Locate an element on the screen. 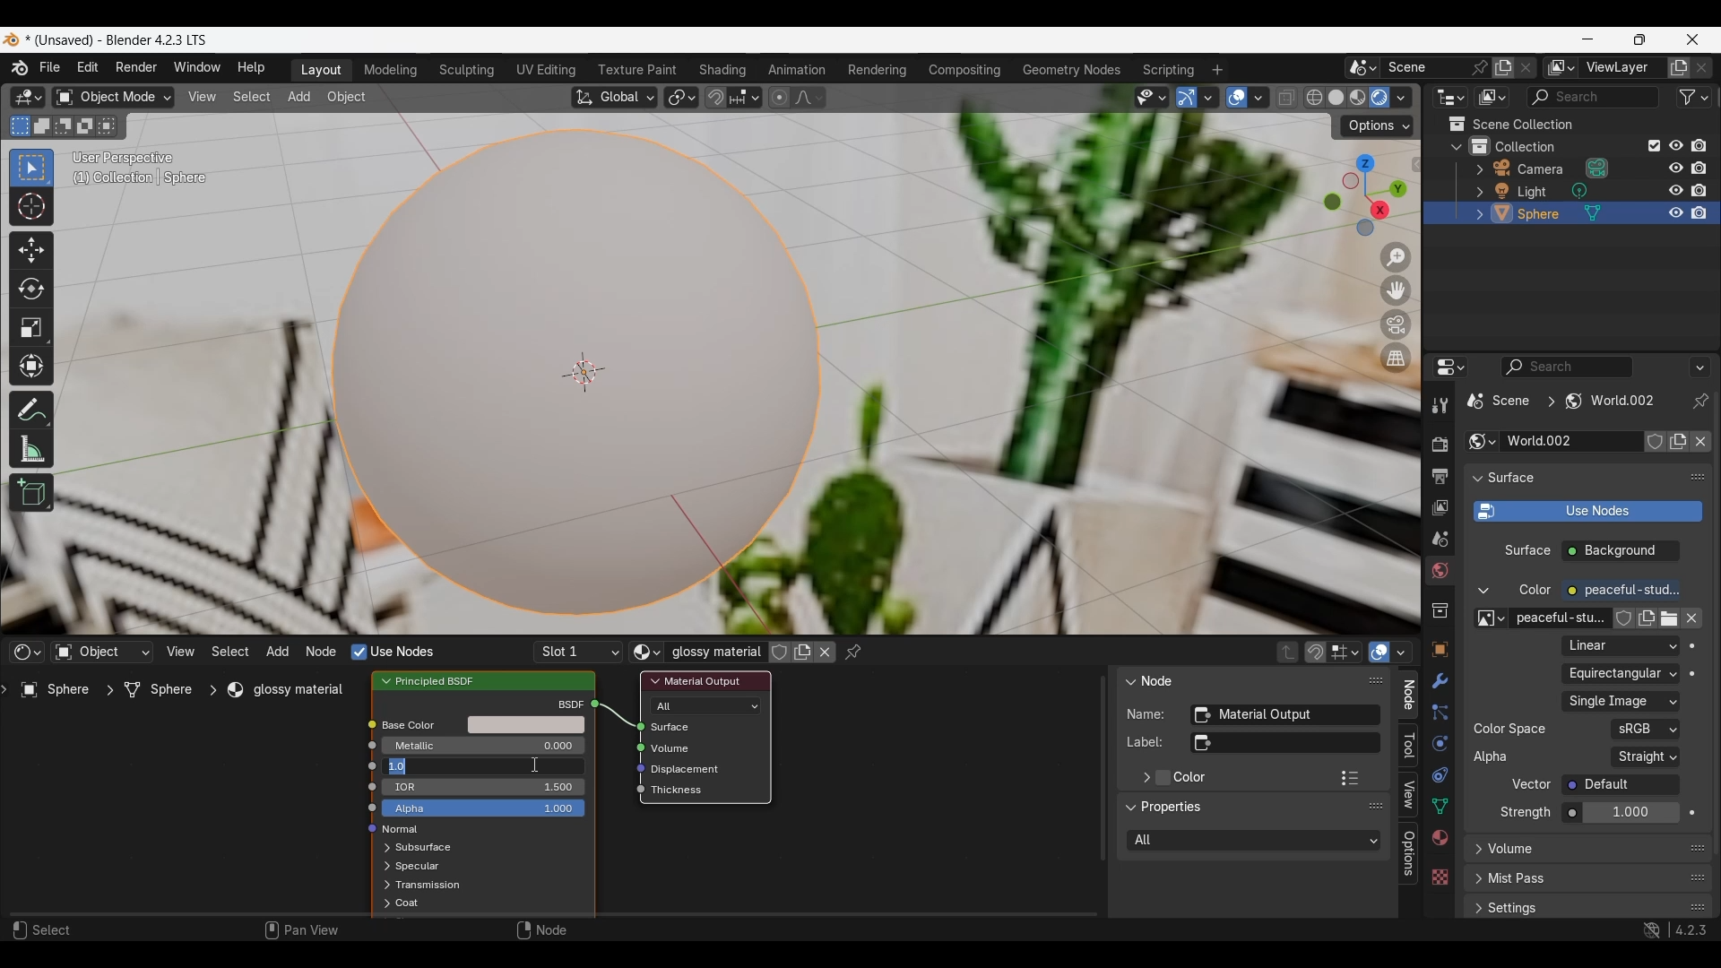  Edit menu is located at coordinates (88, 68).